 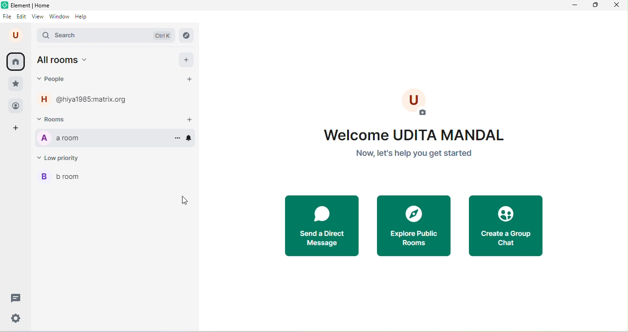 What do you see at coordinates (414, 226) in the screenshot?
I see `explore public rooms` at bounding box center [414, 226].